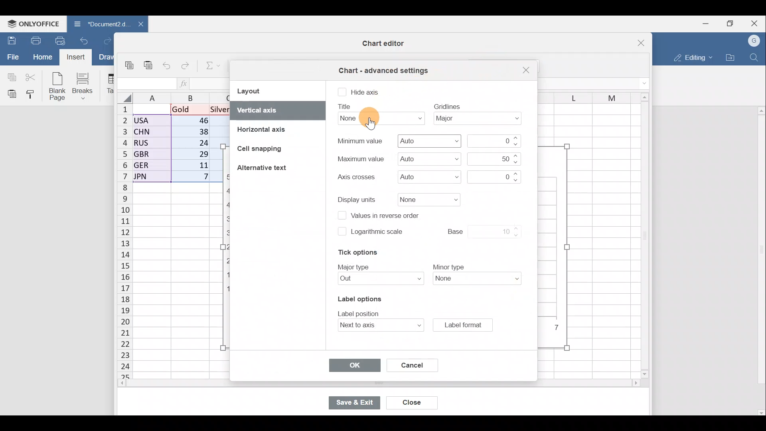  I want to click on Base, so click(476, 230).